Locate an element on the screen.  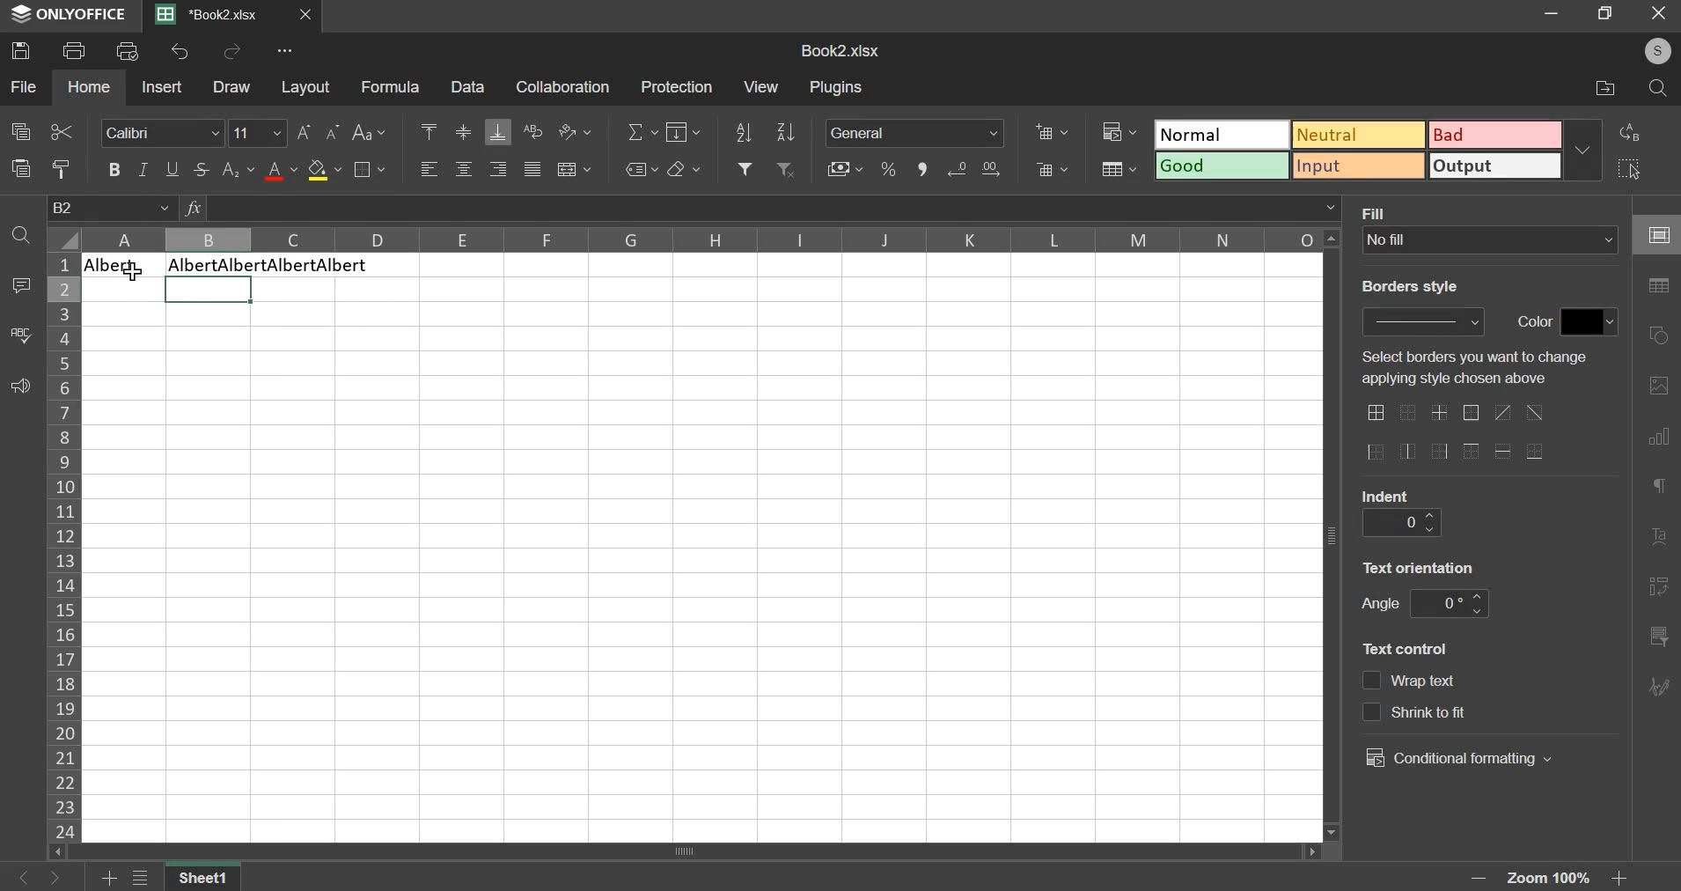
file location is located at coordinates (1594, 85).